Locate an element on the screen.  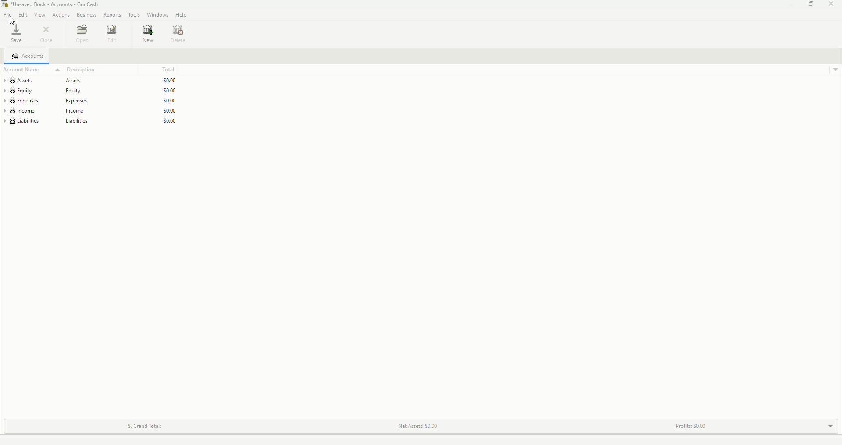
Actions is located at coordinates (60, 15).